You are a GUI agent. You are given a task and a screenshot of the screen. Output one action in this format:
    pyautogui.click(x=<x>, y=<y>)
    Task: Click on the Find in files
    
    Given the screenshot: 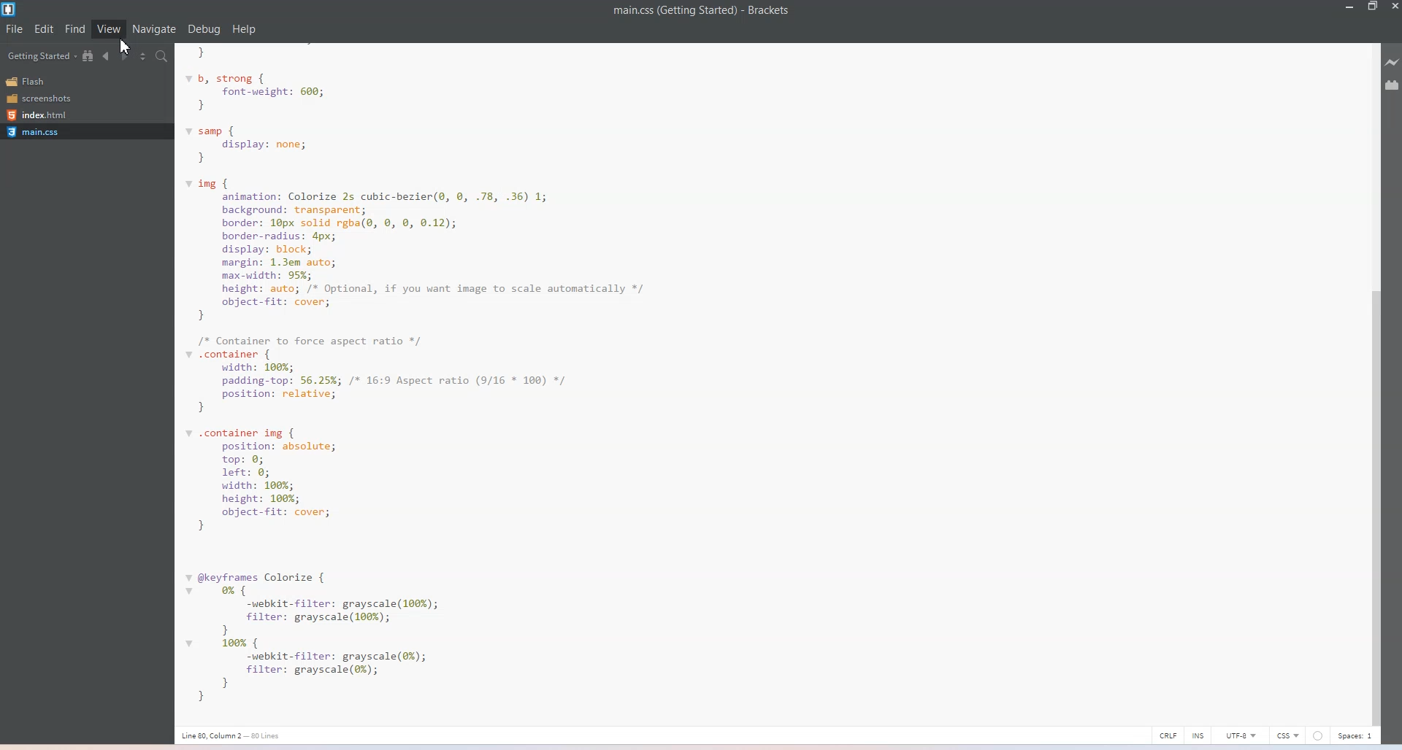 What is the action you would take?
    pyautogui.click(x=163, y=57)
    